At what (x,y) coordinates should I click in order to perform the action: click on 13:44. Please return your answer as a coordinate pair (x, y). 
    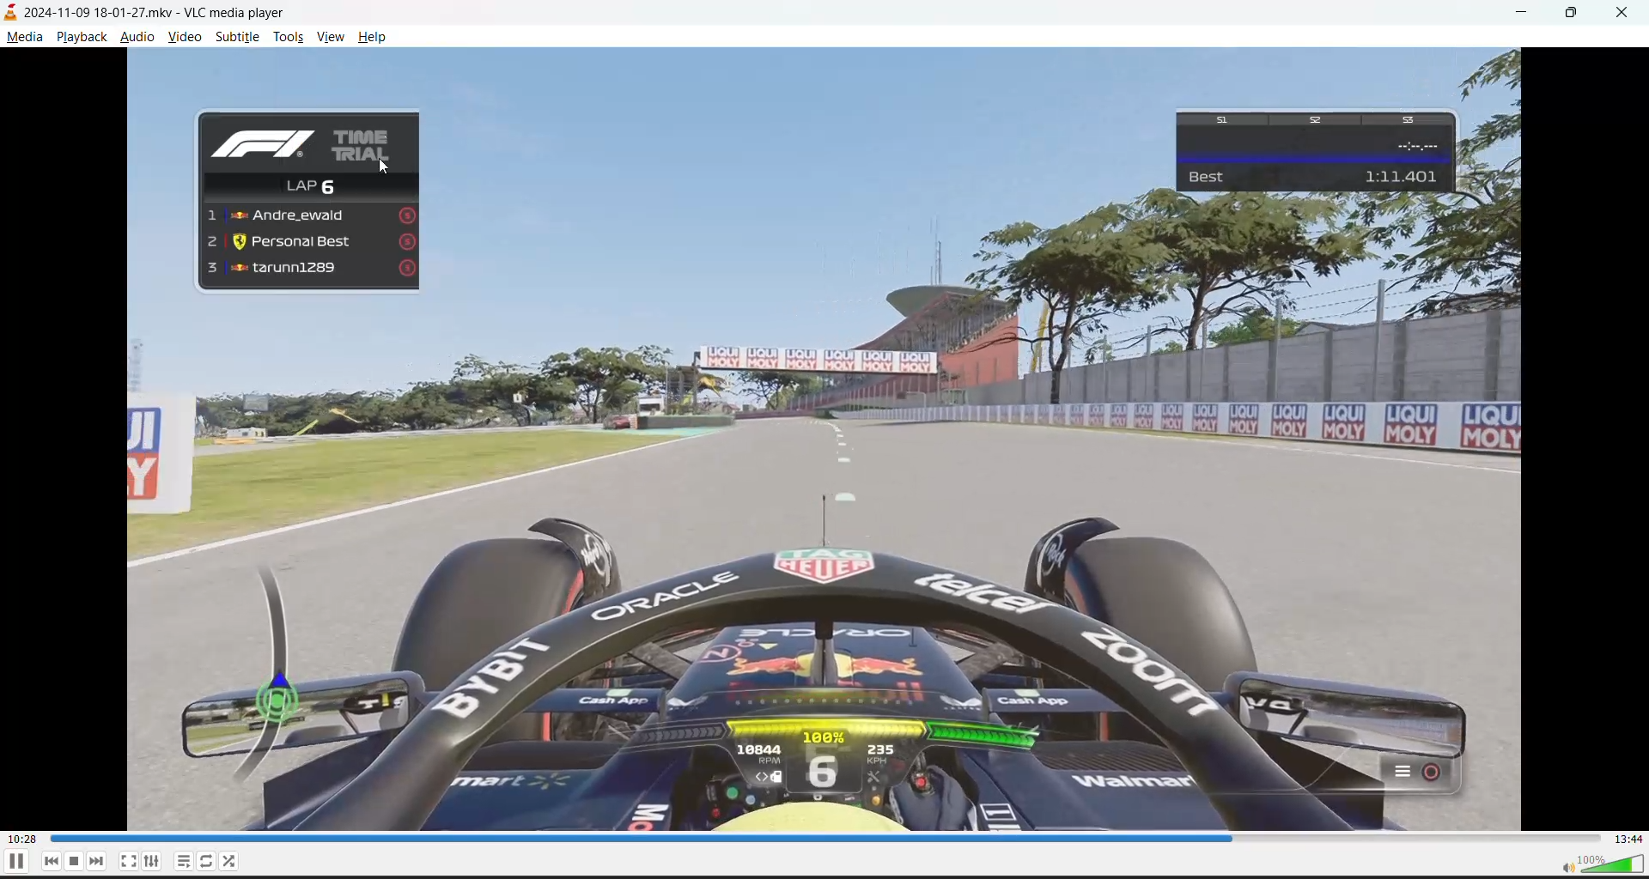
    Looking at the image, I should click on (1628, 839).